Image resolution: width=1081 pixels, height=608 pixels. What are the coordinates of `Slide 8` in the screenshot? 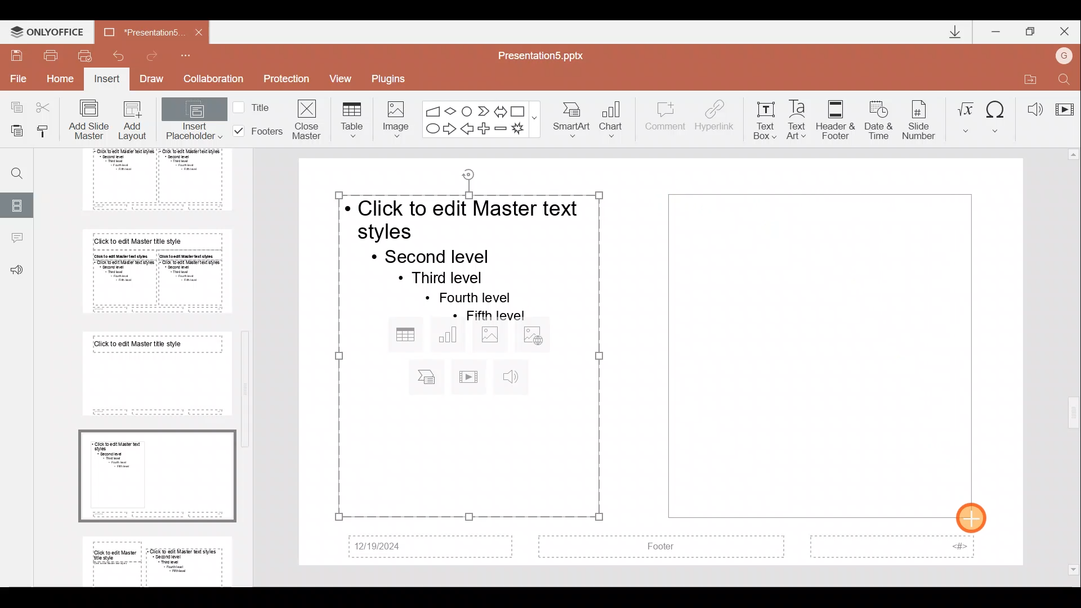 It's located at (156, 473).